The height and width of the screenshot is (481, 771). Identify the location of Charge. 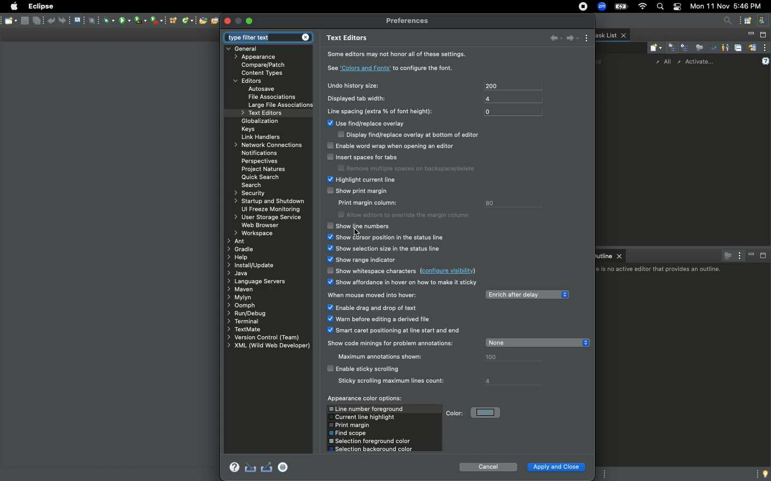
(621, 6).